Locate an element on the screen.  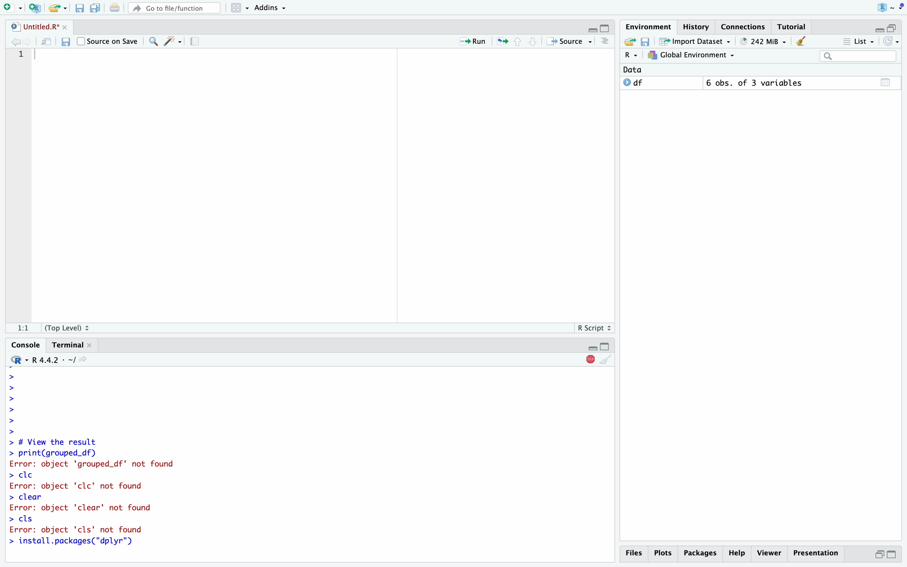
Find/Replace is located at coordinates (153, 42).